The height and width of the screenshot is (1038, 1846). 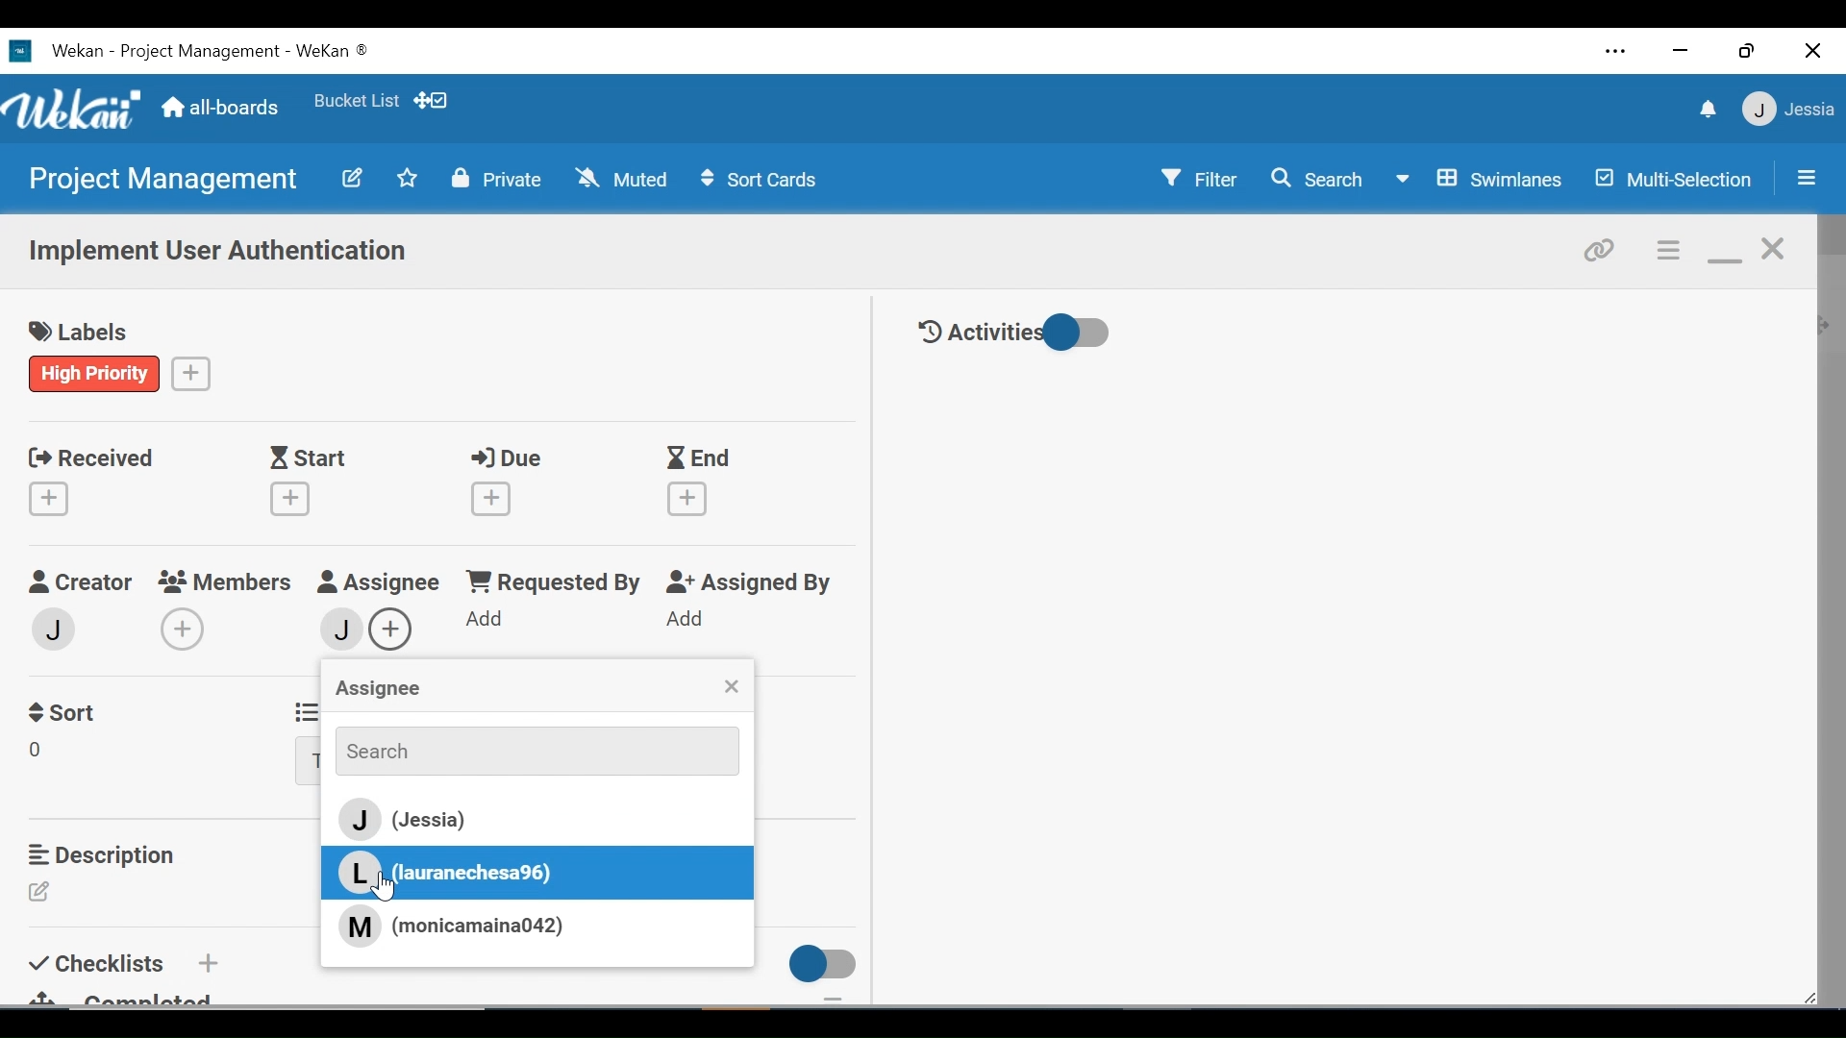 What do you see at coordinates (397, 627) in the screenshot?
I see `Add Assignee` at bounding box center [397, 627].